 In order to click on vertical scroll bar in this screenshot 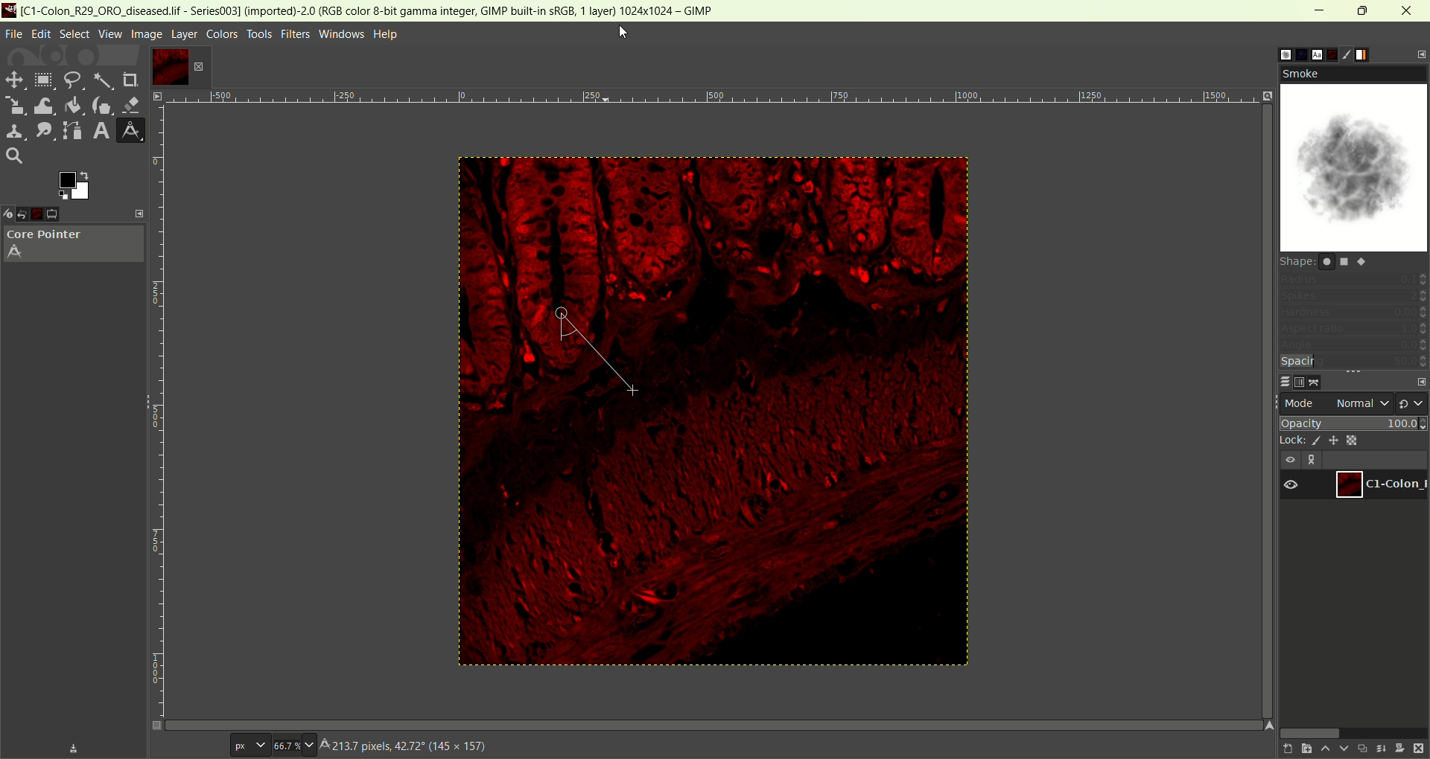, I will do `click(1257, 252)`.